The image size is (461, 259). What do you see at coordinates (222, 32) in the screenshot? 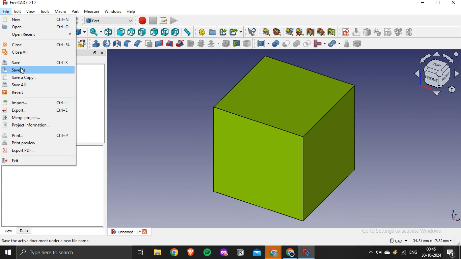
I see `make link` at bounding box center [222, 32].